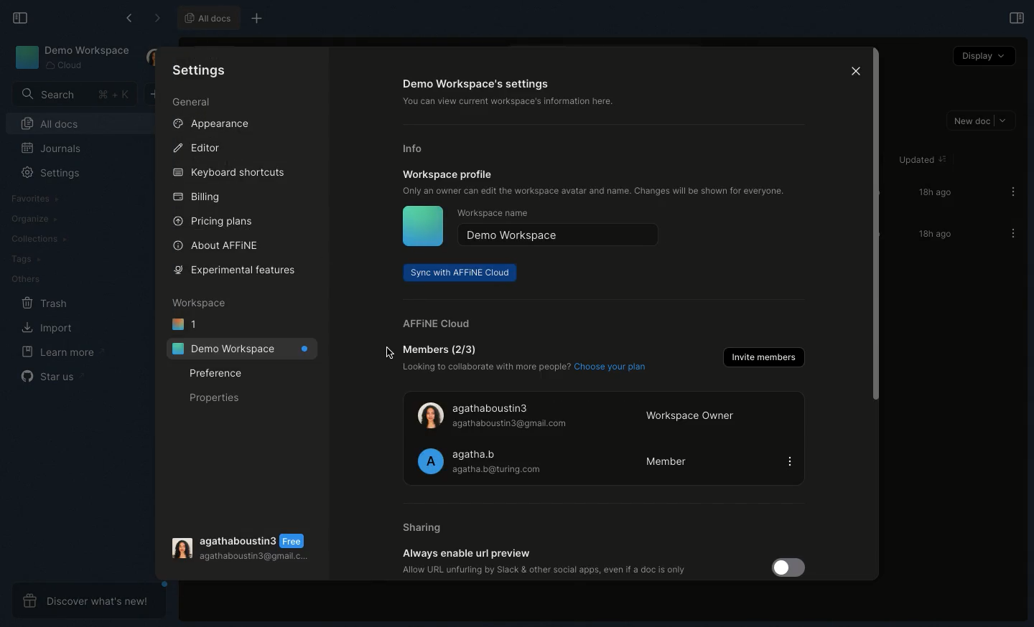 The height and width of the screenshot is (627, 1034). Describe the element at coordinates (230, 172) in the screenshot. I see `Keyboard shortcuts` at that location.